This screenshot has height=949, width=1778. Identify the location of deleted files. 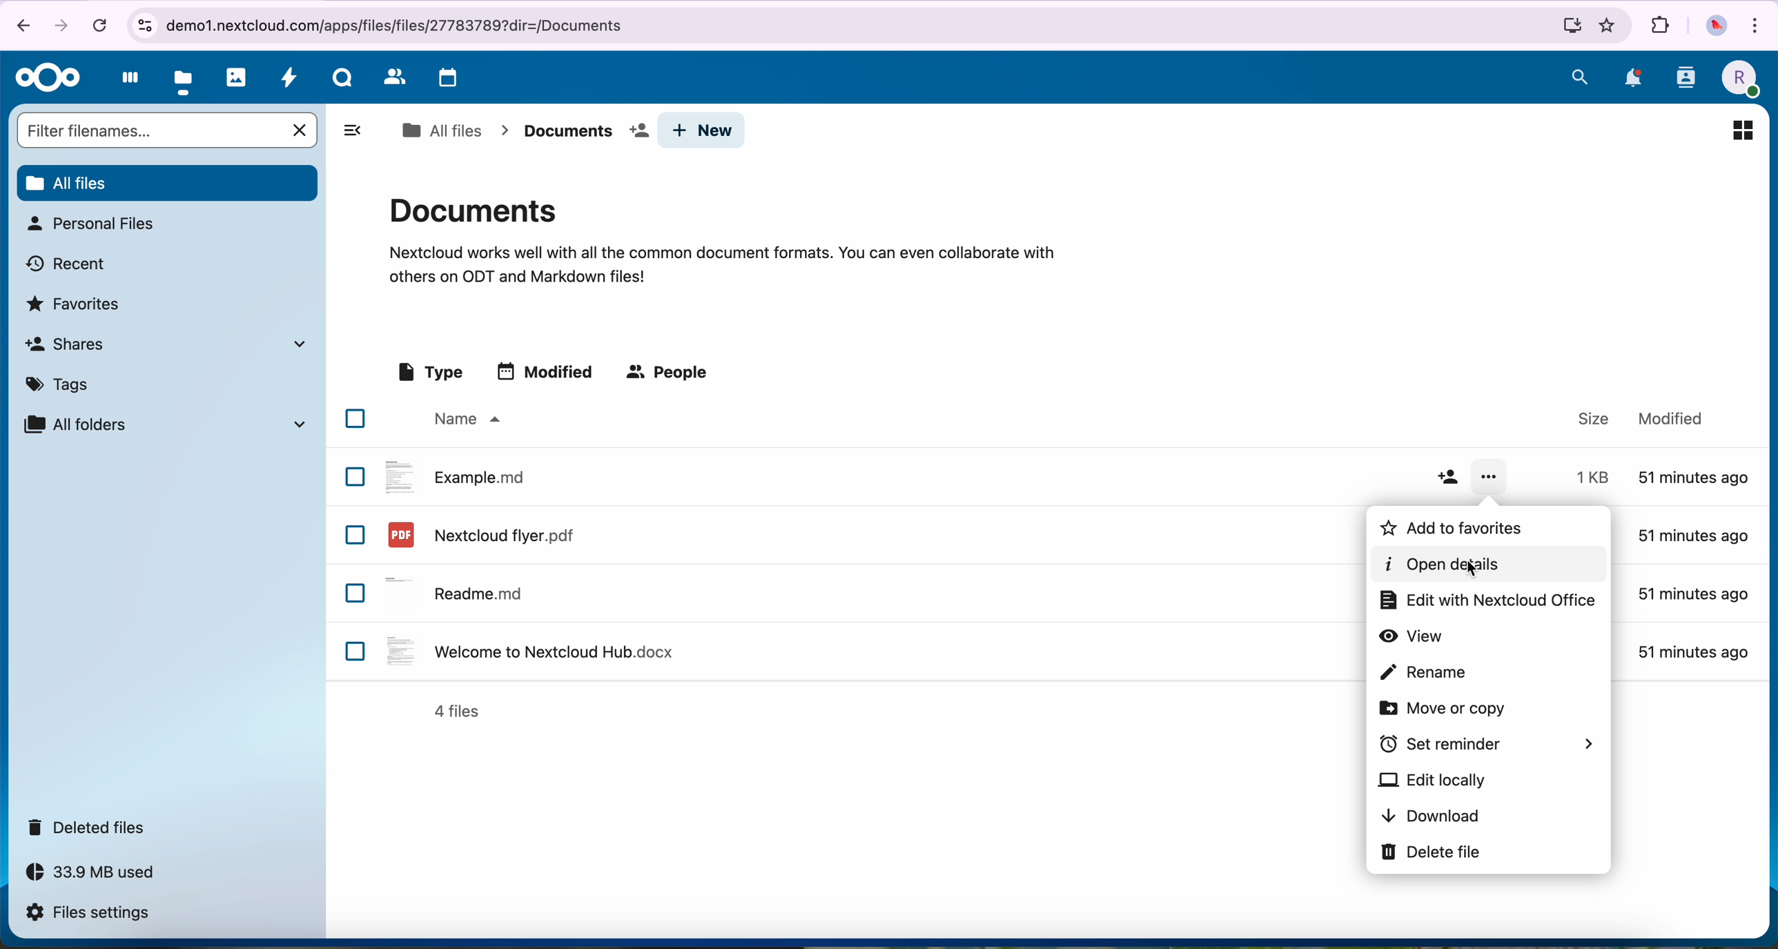
(91, 828).